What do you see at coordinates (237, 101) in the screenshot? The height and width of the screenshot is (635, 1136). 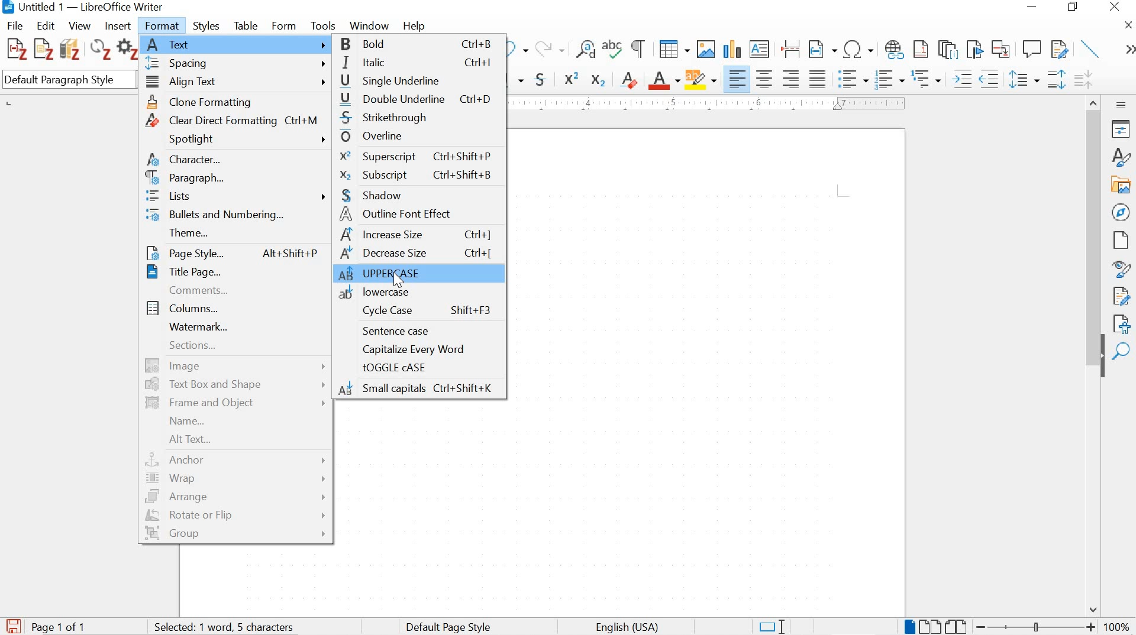 I see `clone formatting` at bounding box center [237, 101].